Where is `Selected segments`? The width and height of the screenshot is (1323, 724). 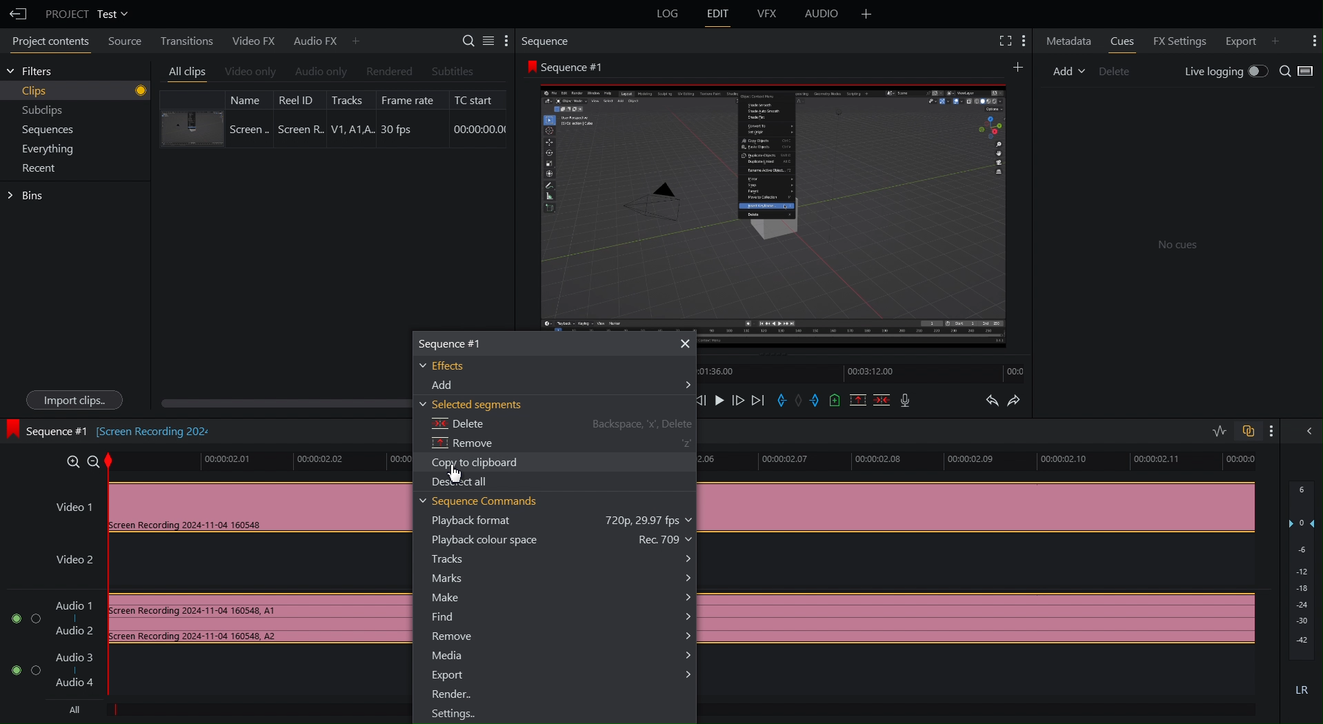 Selected segments is located at coordinates (475, 406).